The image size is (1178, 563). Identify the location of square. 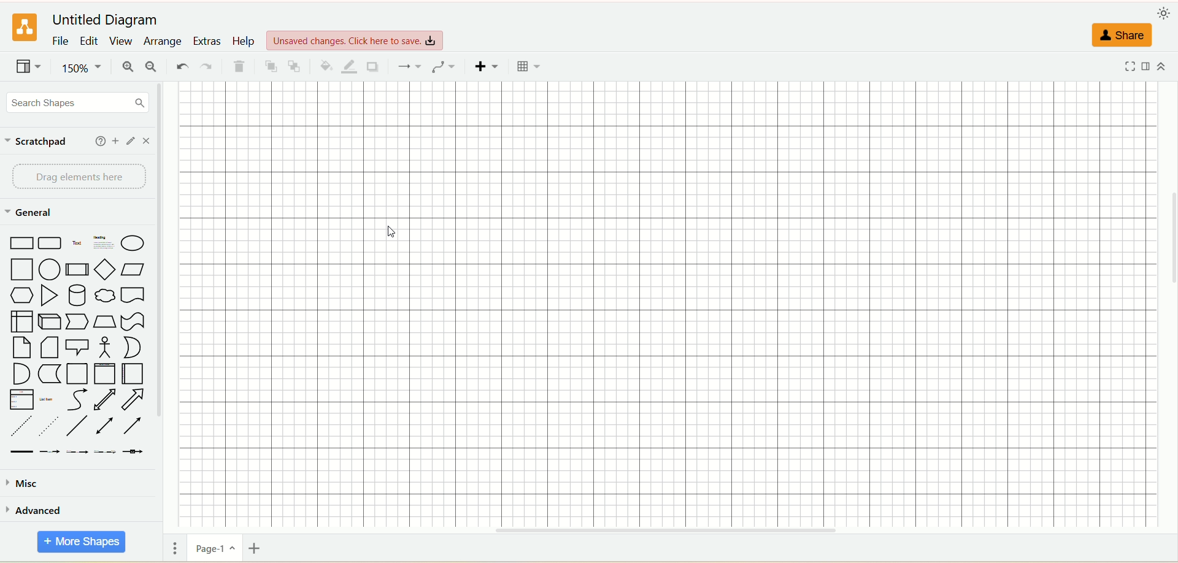
(24, 269).